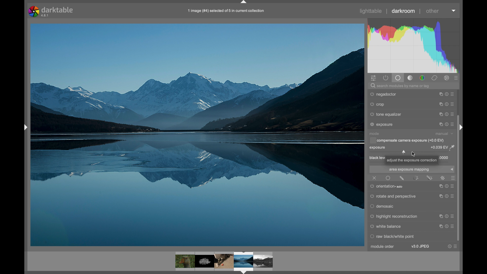 This screenshot has width=487, height=274. I want to click on raw black/white point, so click(393, 237).